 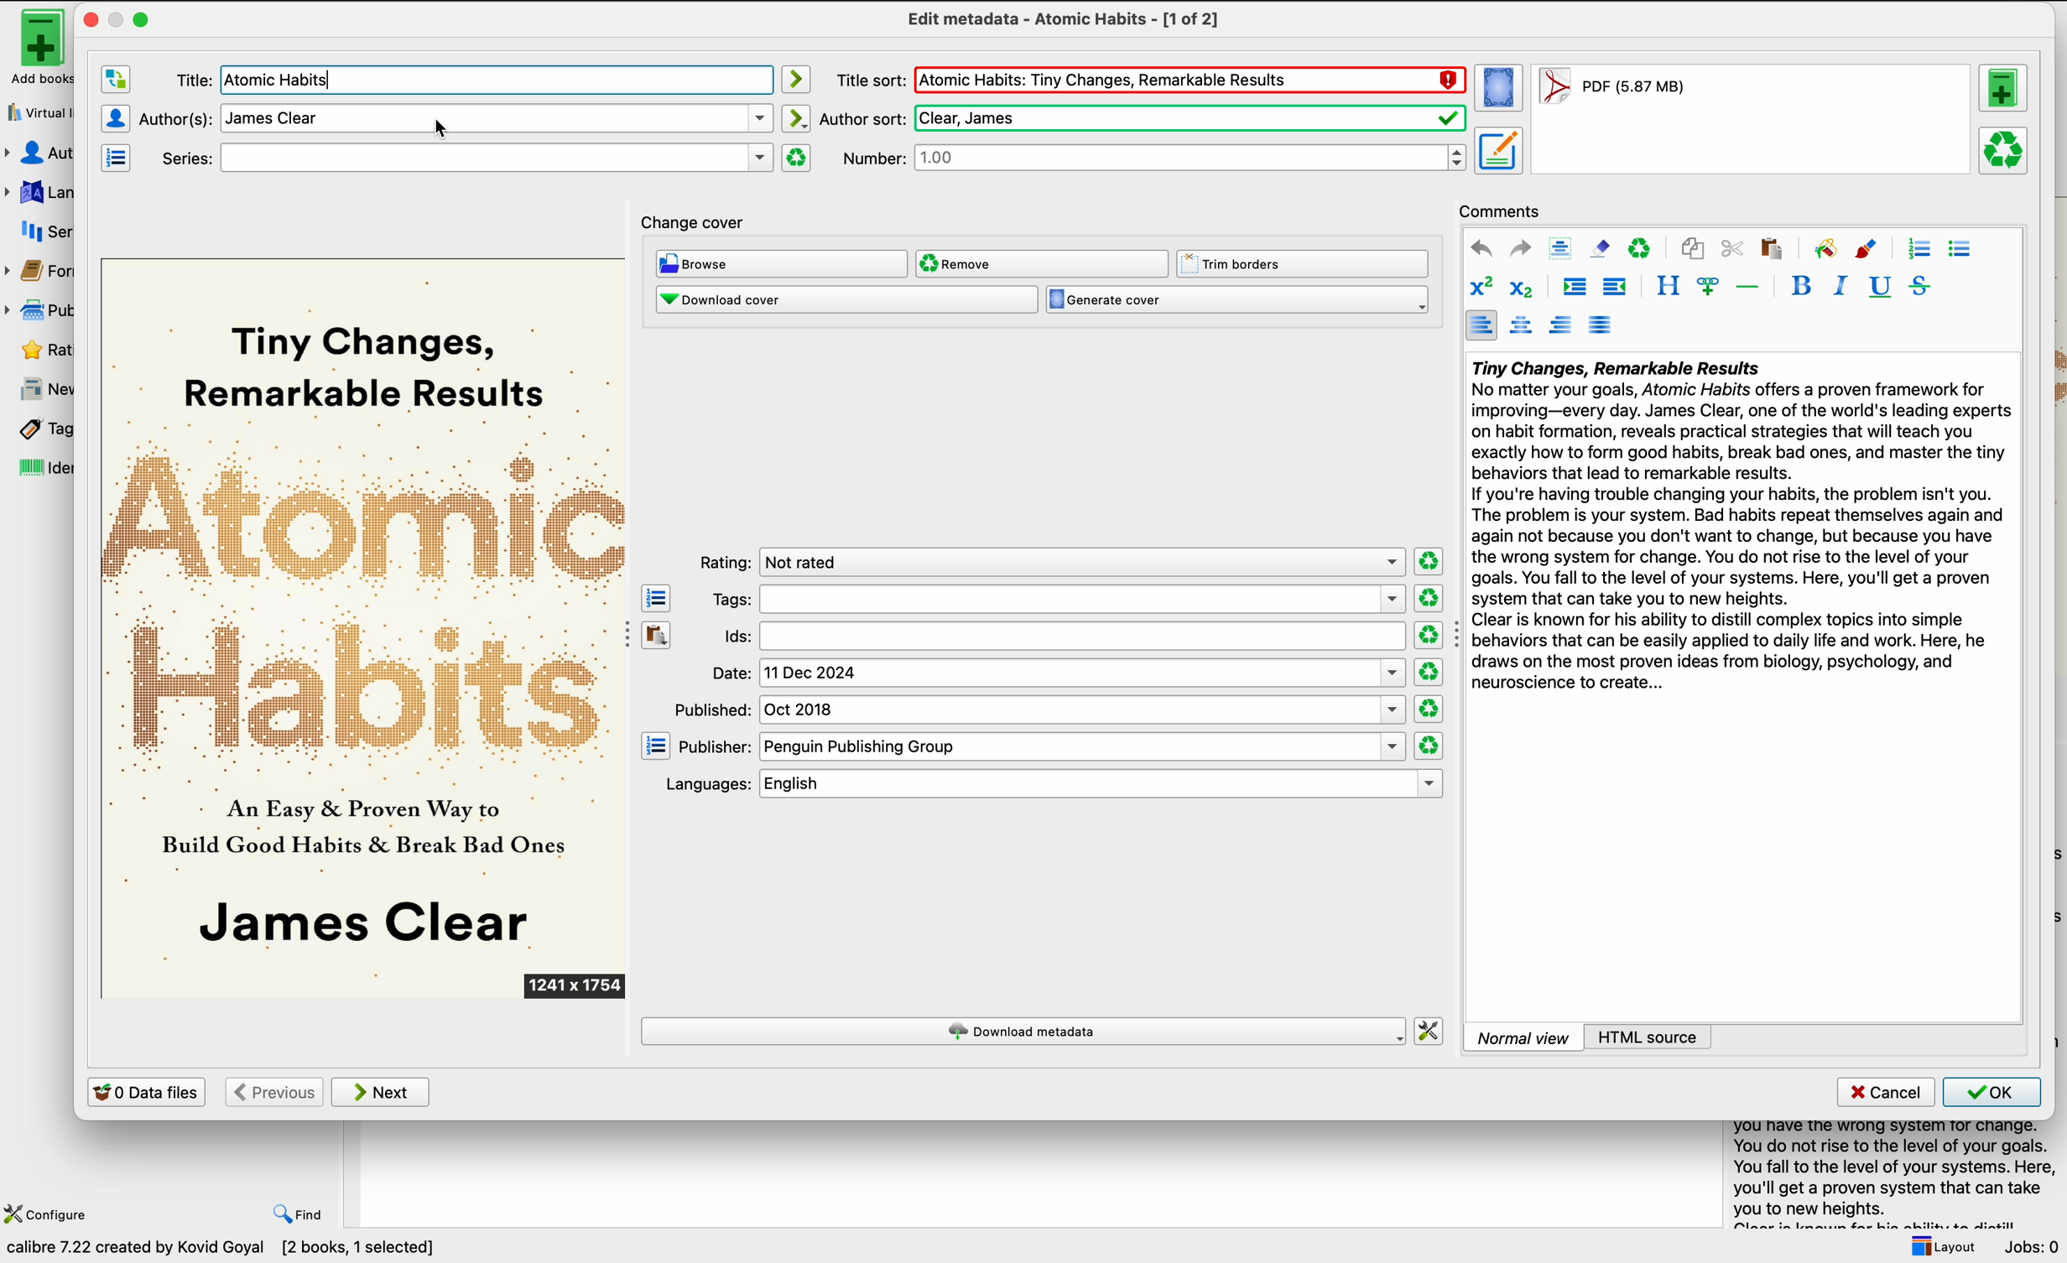 What do you see at coordinates (1427, 635) in the screenshot?
I see `clear rating` at bounding box center [1427, 635].